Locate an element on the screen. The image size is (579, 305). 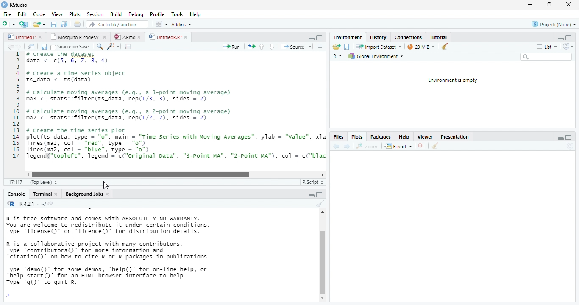
RStudio is located at coordinates (15, 4).